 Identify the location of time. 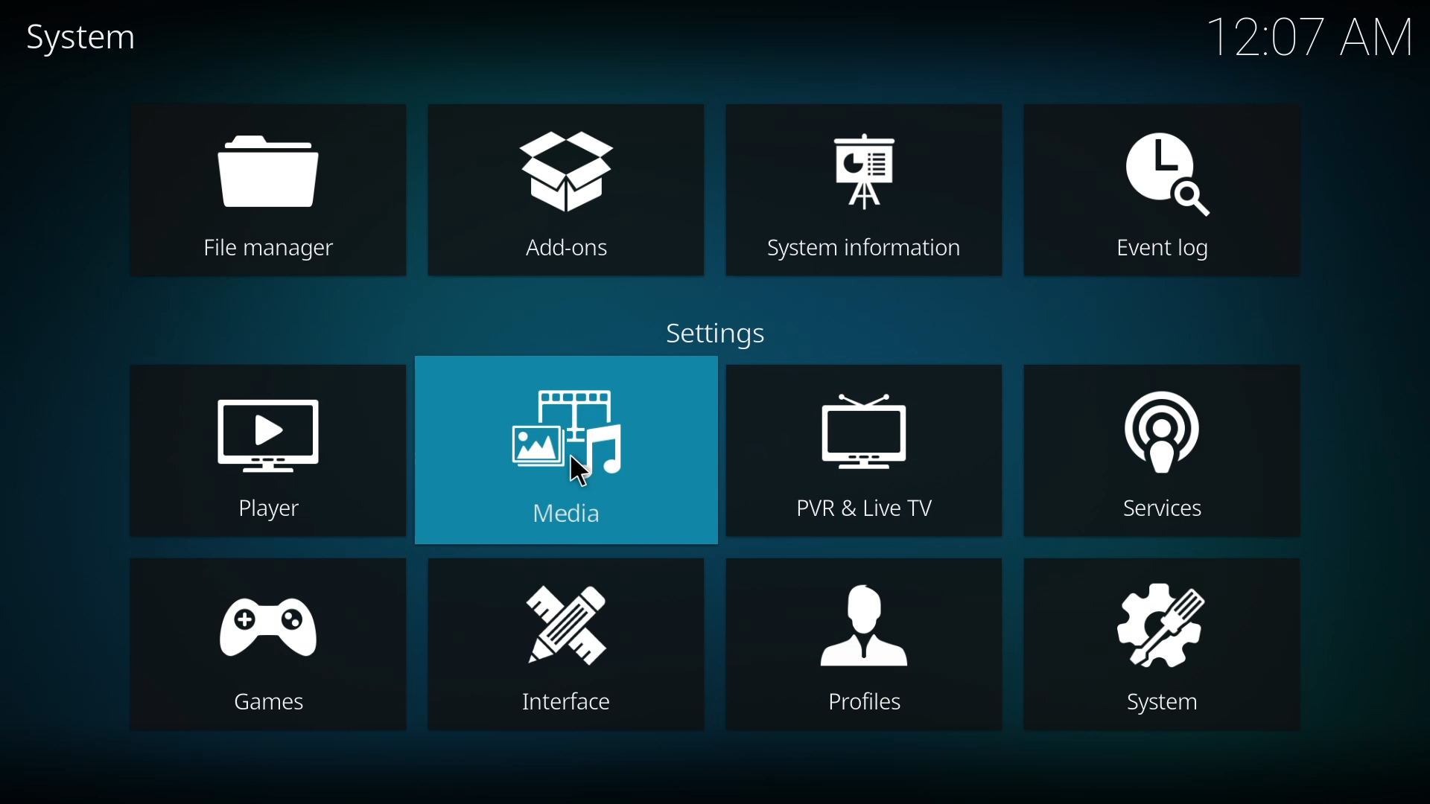
(1312, 35).